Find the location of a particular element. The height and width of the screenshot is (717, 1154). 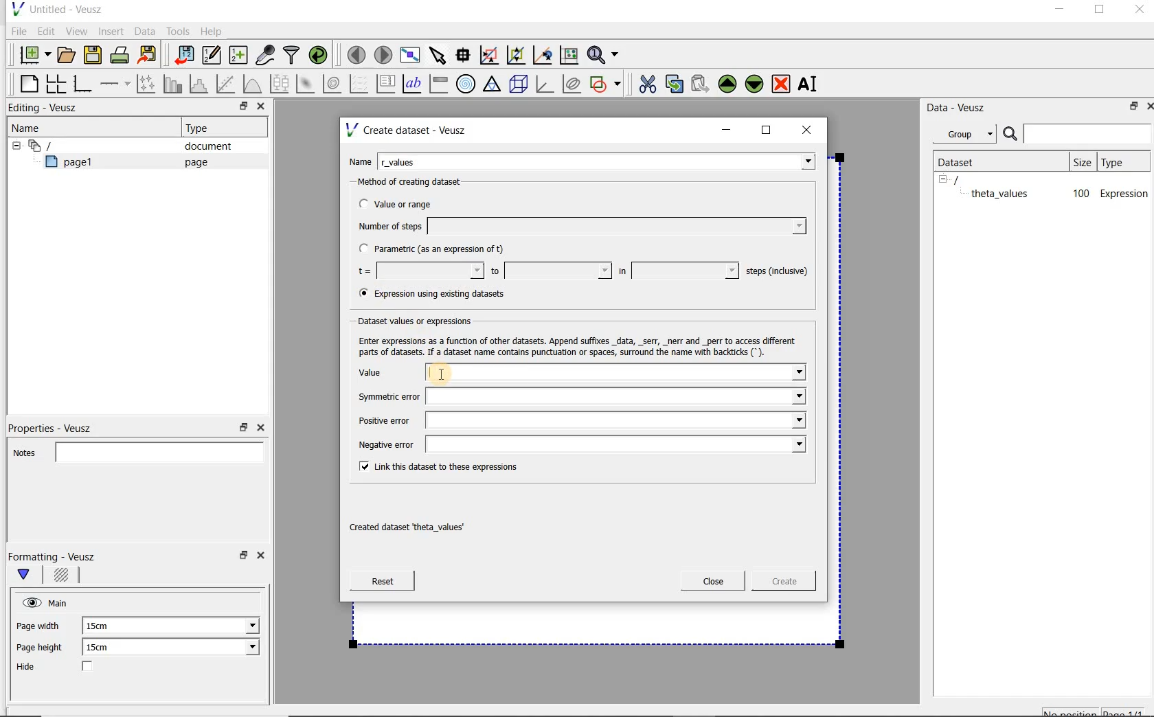

Help is located at coordinates (213, 31).